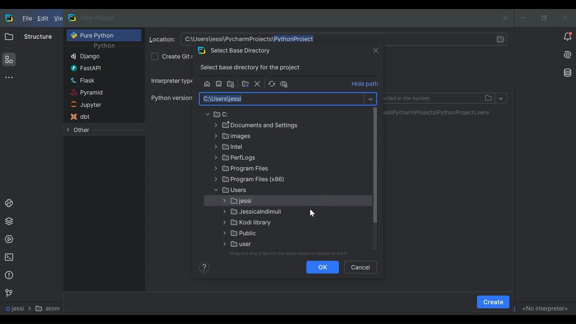 The width and height of the screenshot is (576, 324). Describe the element at coordinates (292, 253) in the screenshot. I see `Text` at that location.